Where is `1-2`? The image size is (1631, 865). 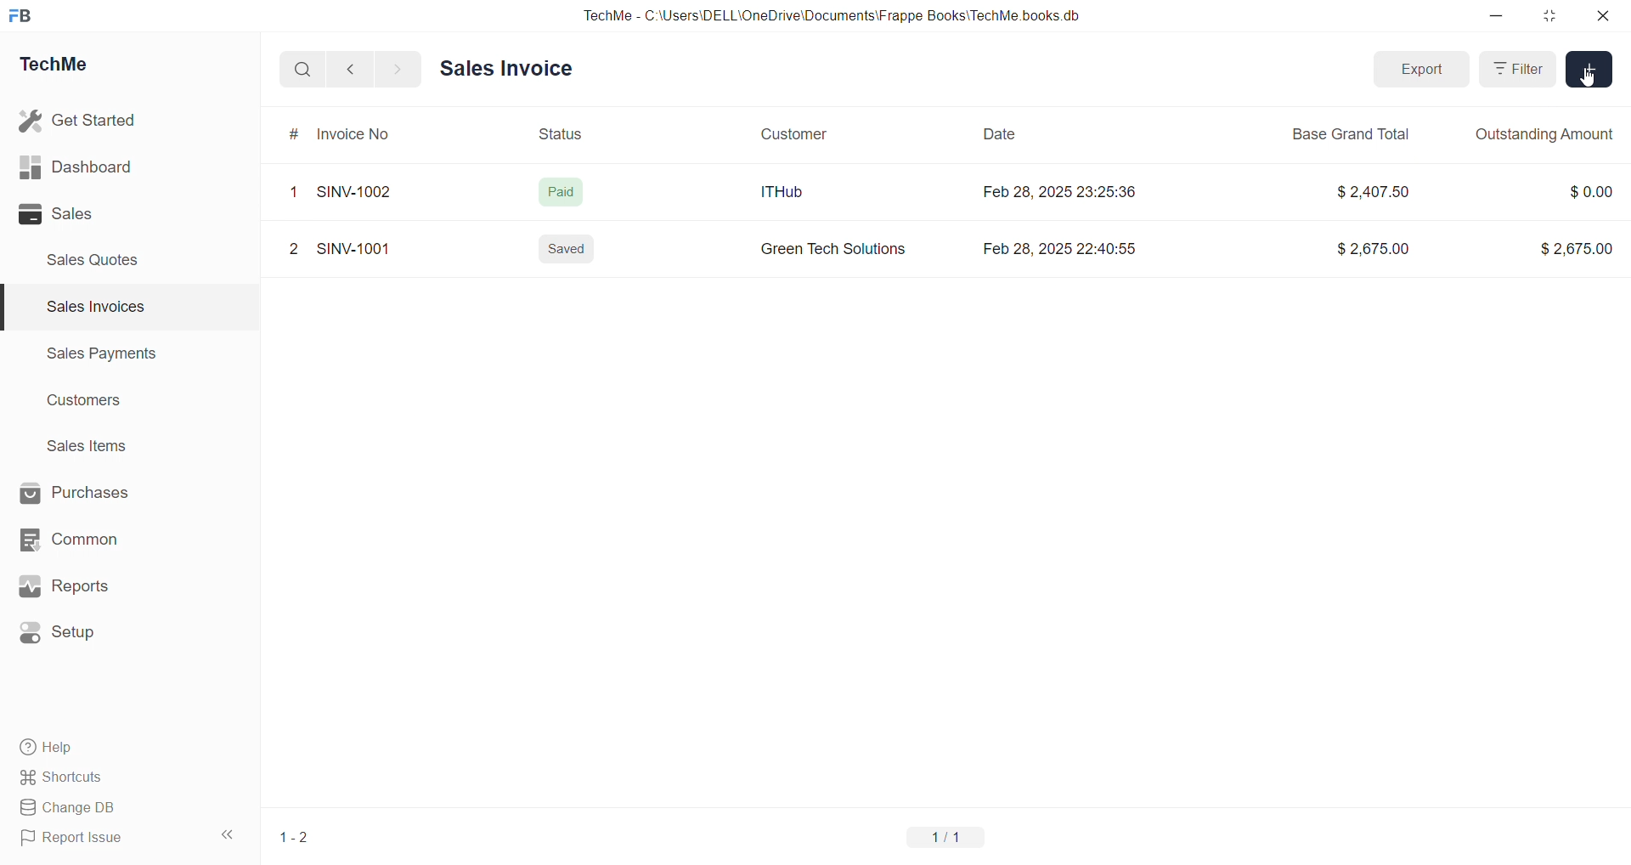
1-2 is located at coordinates (303, 840).